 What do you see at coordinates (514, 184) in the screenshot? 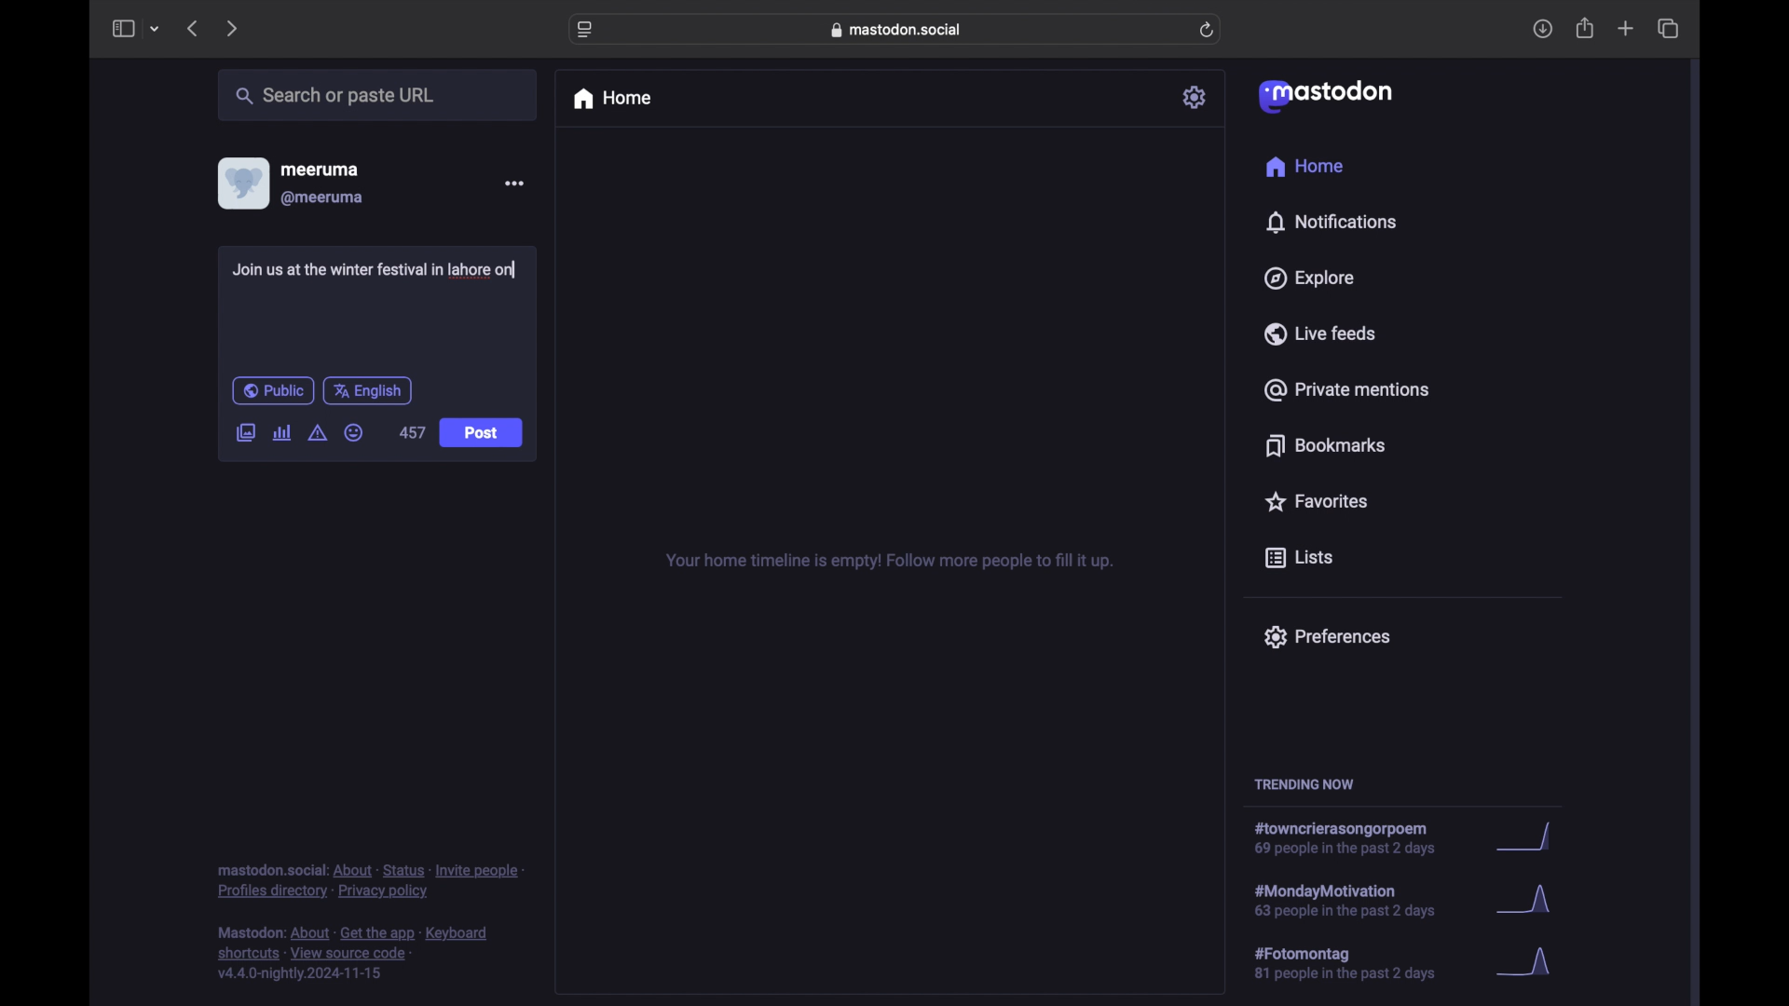
I see `more options` at bounding box center [514, 184].